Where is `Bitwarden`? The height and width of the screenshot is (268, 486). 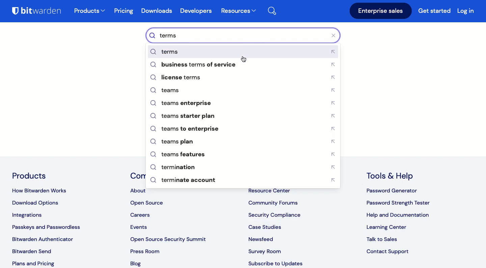
Bitwarden is located at coordinates (39, 12).